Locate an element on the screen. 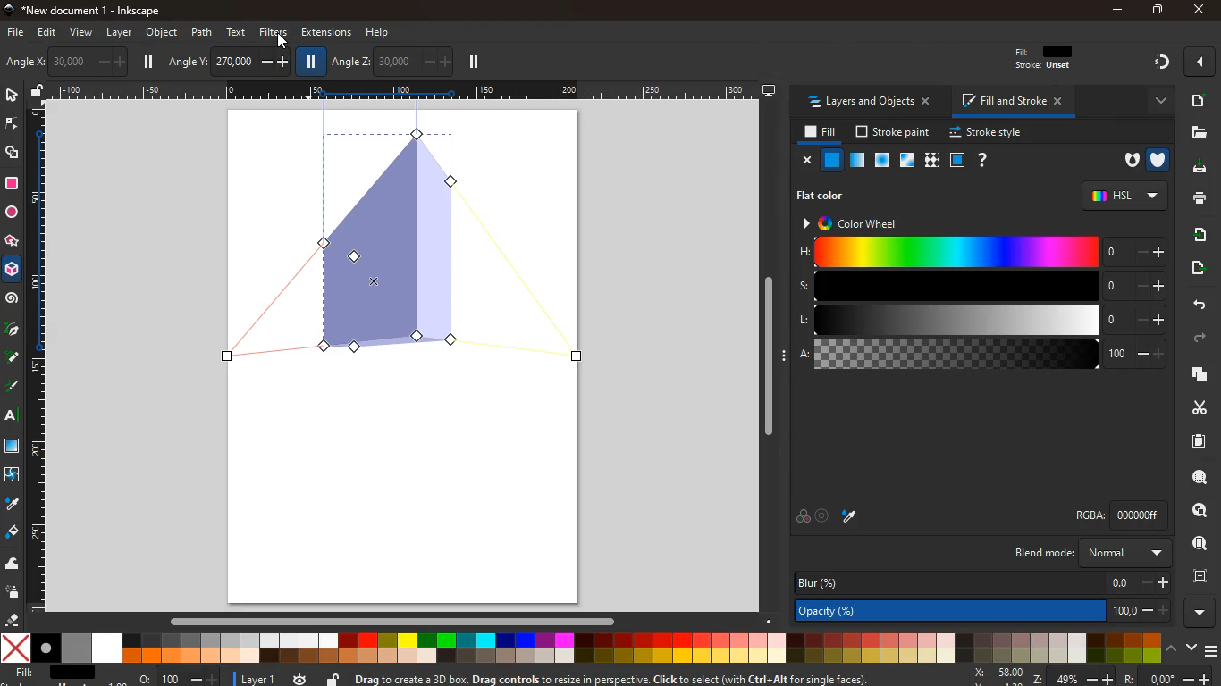 The height and width of the screenshot is (686, 1221). Scale is located at coordinates (400, 90).